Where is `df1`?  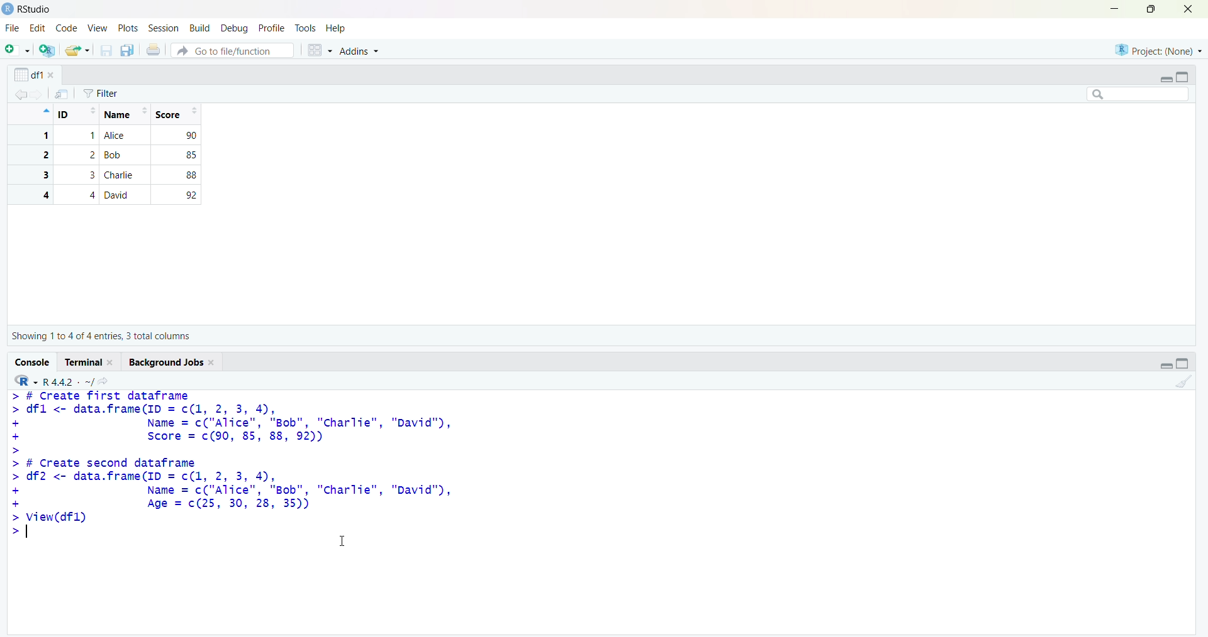 df1 is located at coordinates (28, 75).